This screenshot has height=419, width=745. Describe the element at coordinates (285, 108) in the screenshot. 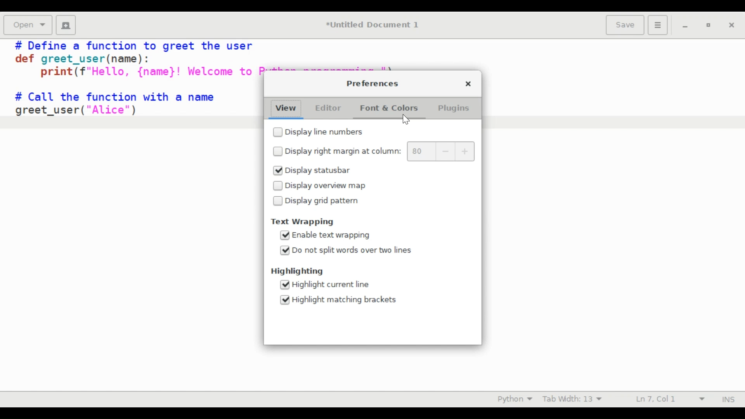

I see `View` at that location.